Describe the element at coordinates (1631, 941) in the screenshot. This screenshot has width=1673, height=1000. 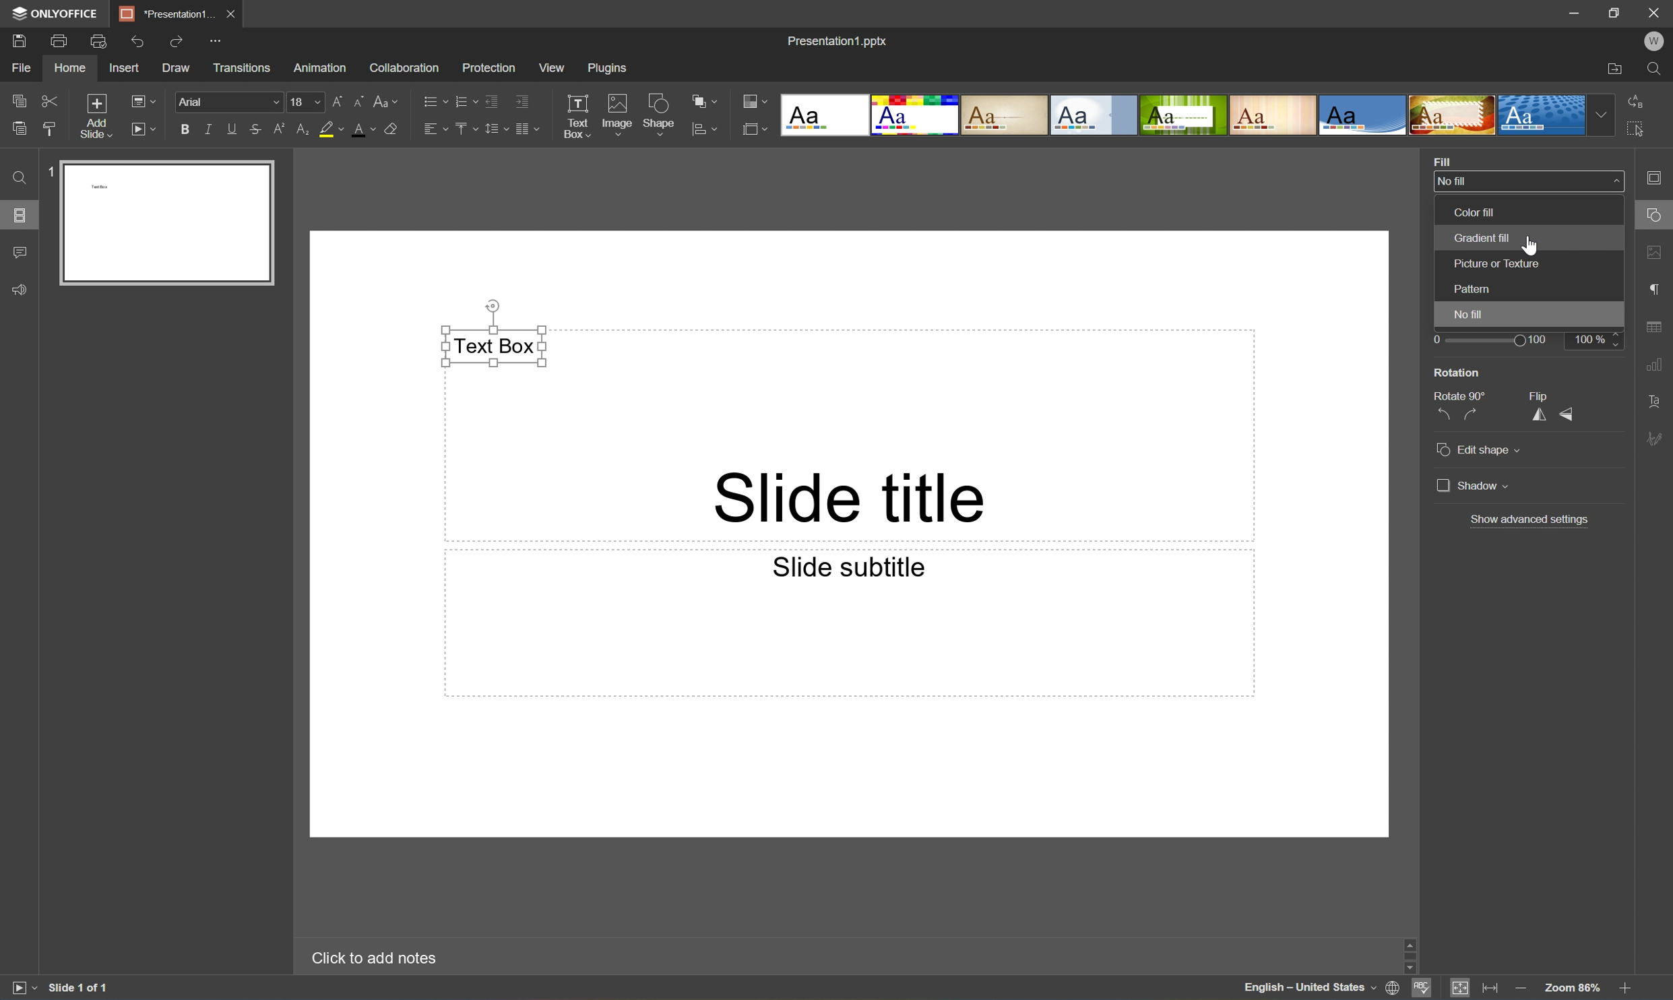
I see `Scroll Up` at that location.